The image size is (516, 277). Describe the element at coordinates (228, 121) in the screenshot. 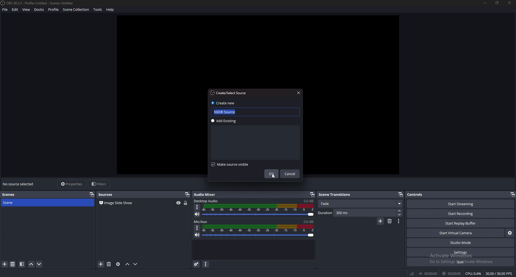

I see `add existing` at that location.